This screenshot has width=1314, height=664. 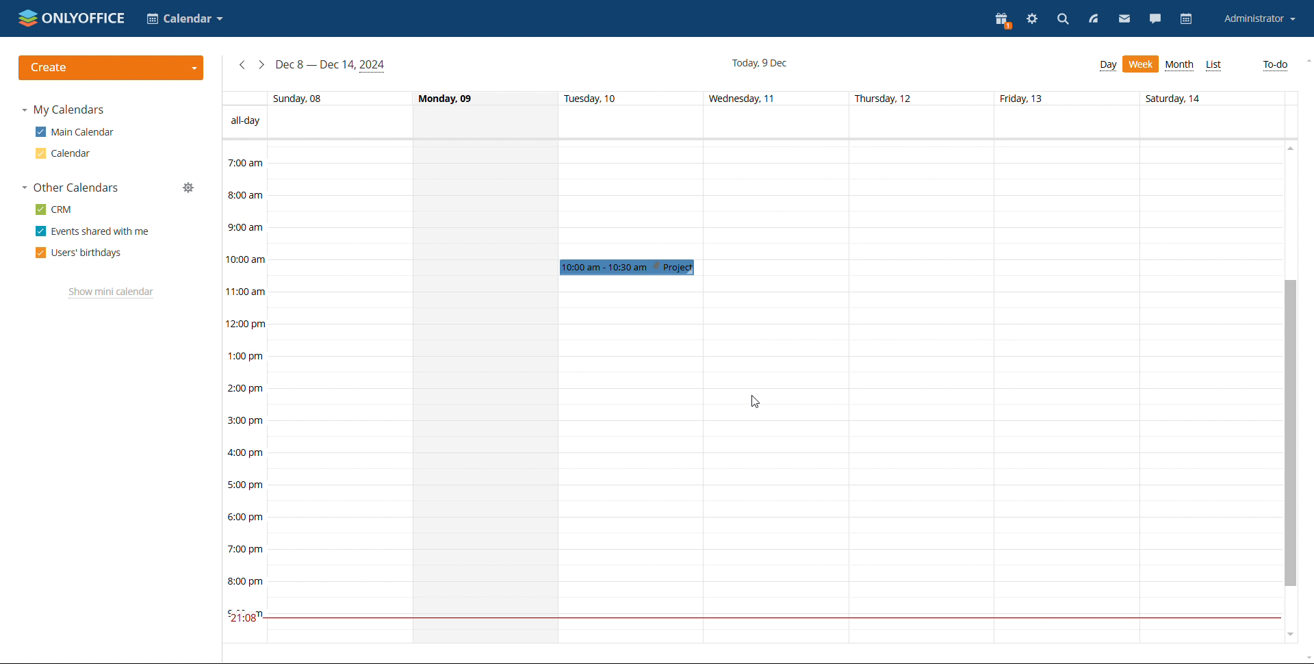 What do you see at coordinates (1124, 19) in the screenshot?
I see `mail` at bounding box center [1124, 19].